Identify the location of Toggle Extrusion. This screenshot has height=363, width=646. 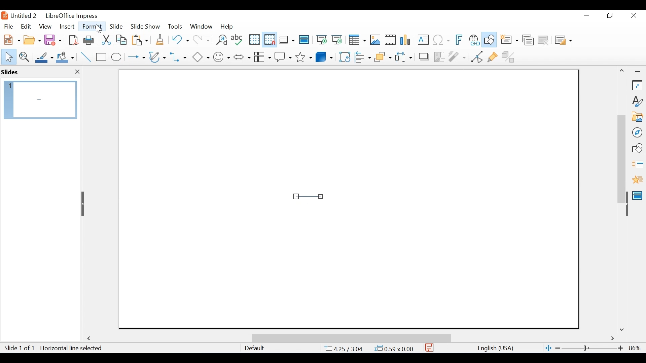
(510, 56).